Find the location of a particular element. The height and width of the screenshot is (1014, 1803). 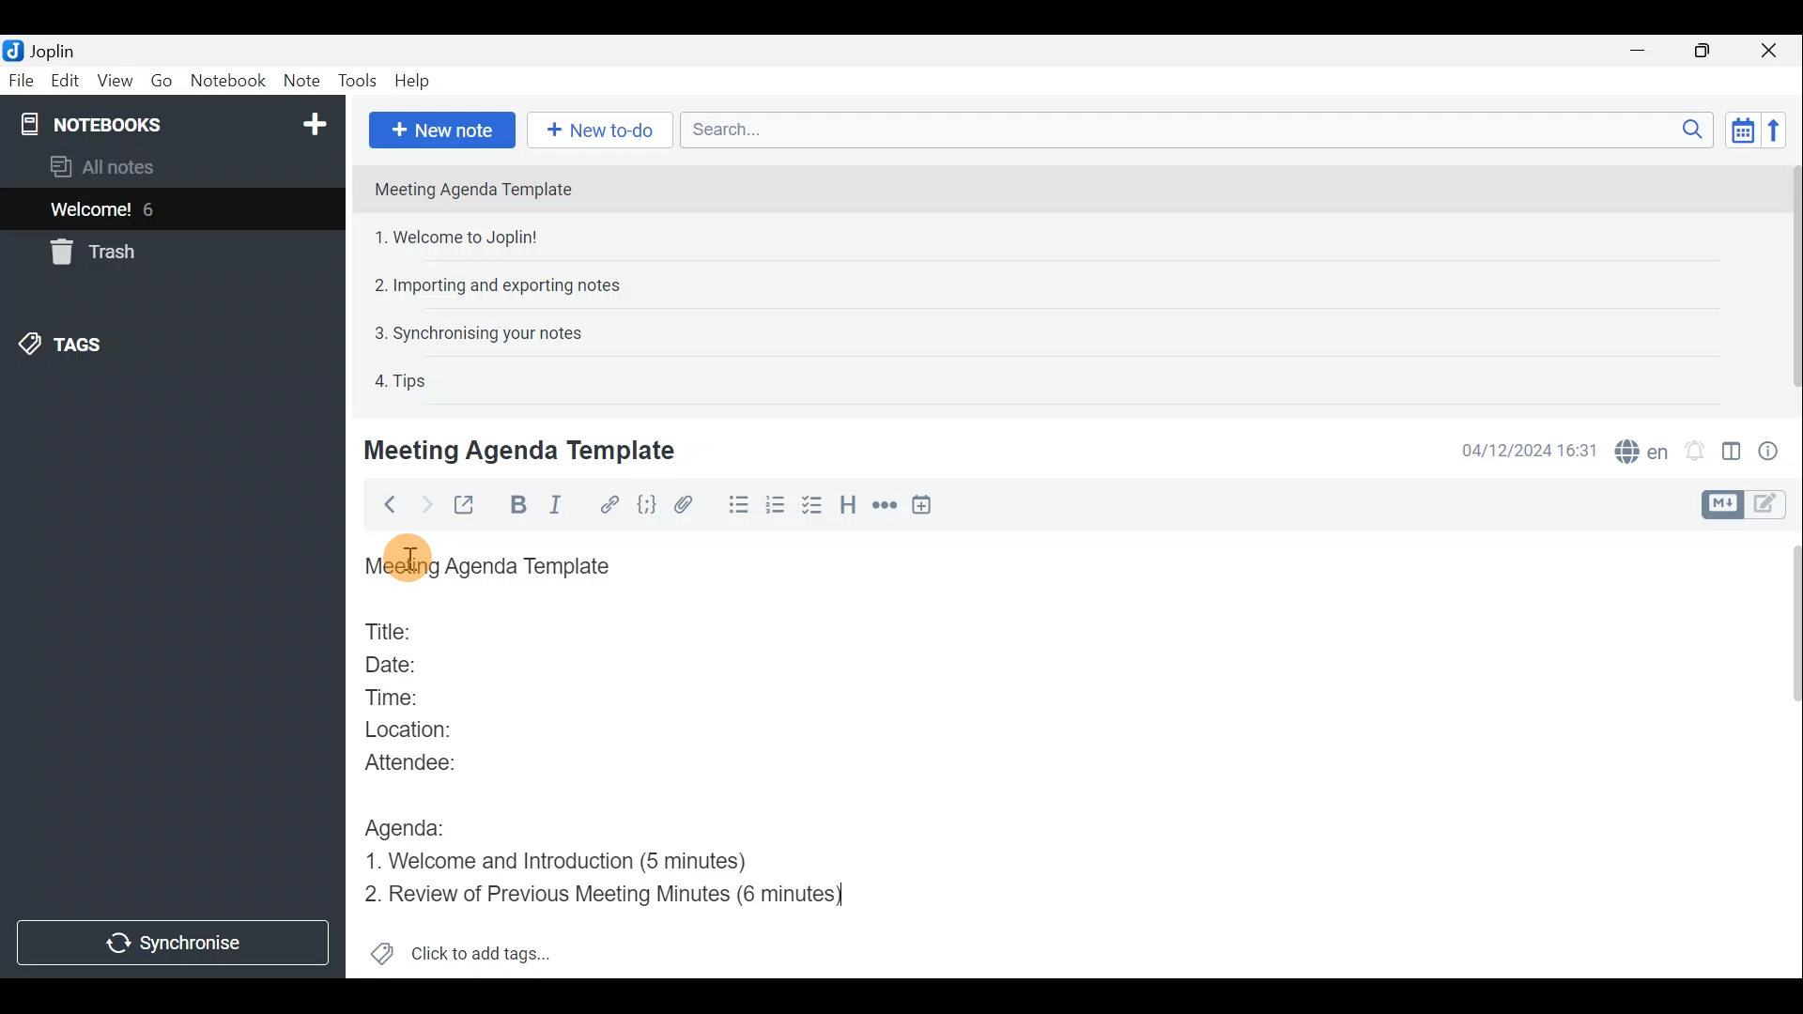

Toggle editors is located at coordinates (1770, 506).